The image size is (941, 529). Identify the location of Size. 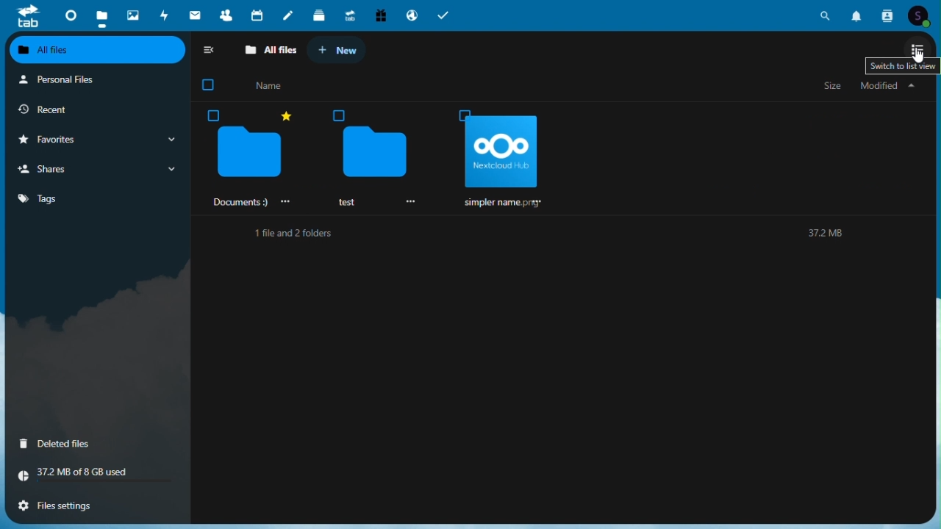
(833, 87).